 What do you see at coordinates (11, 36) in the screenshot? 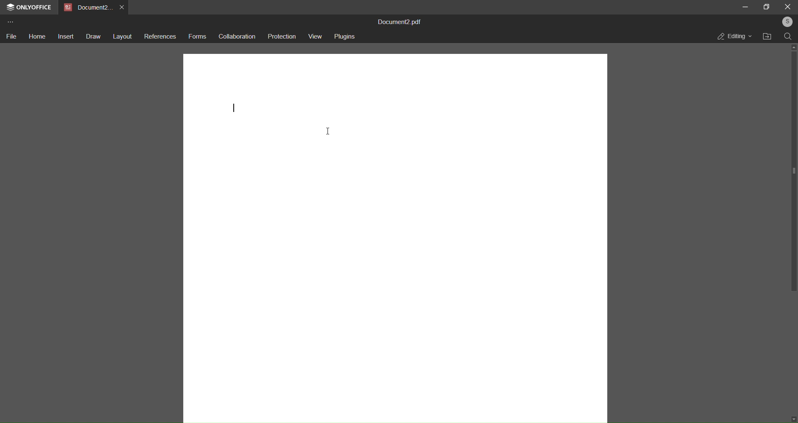
I see `file` at bounding box center [11, 36].